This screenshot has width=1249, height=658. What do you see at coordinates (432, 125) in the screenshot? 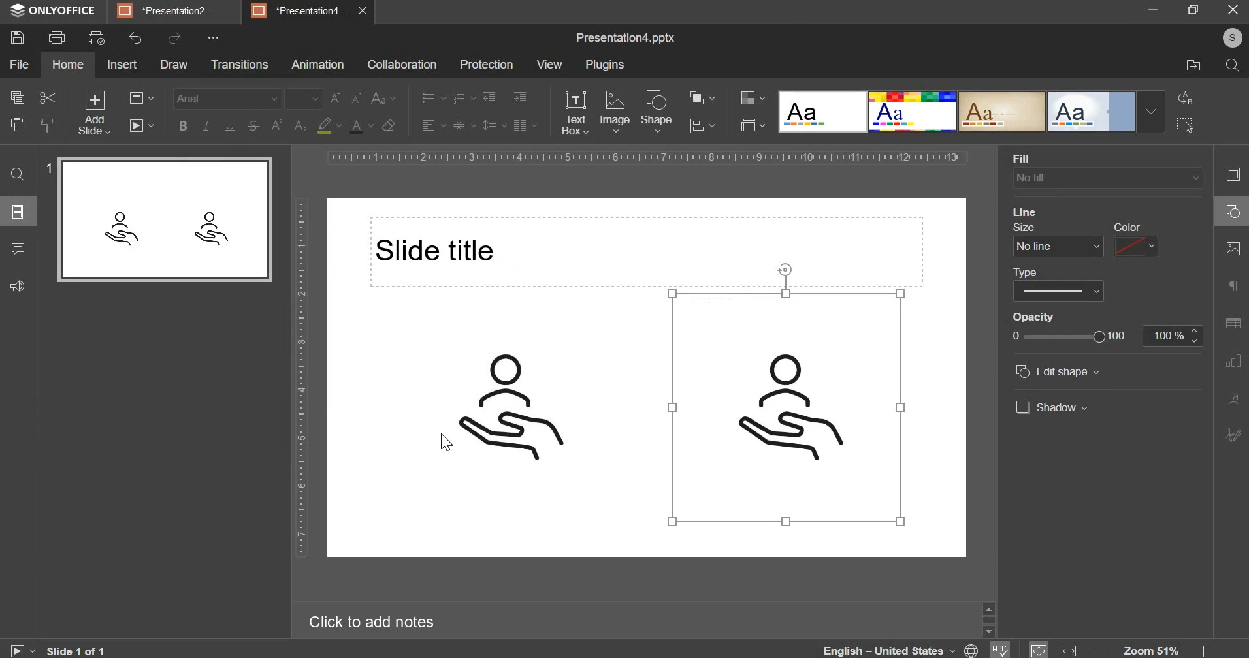
I see `horizontal alignment` at bounding box center [432, 125].